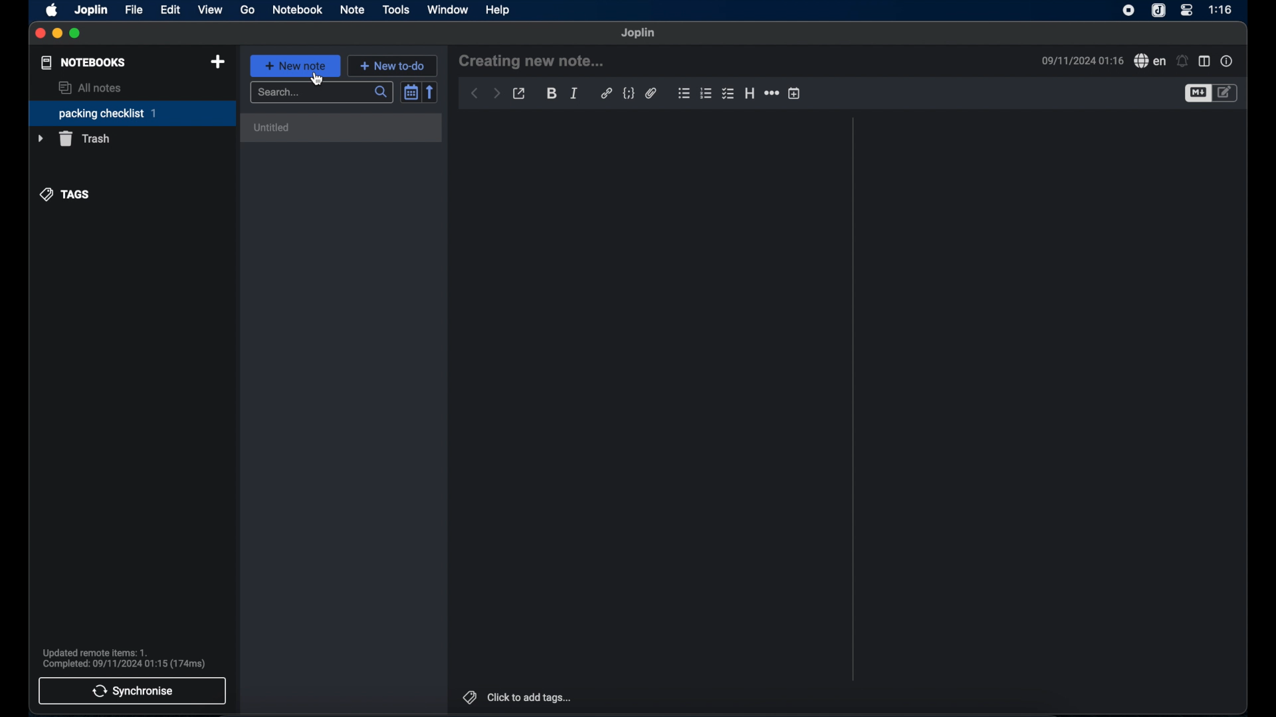  I want to click on window, so click(447, 9).